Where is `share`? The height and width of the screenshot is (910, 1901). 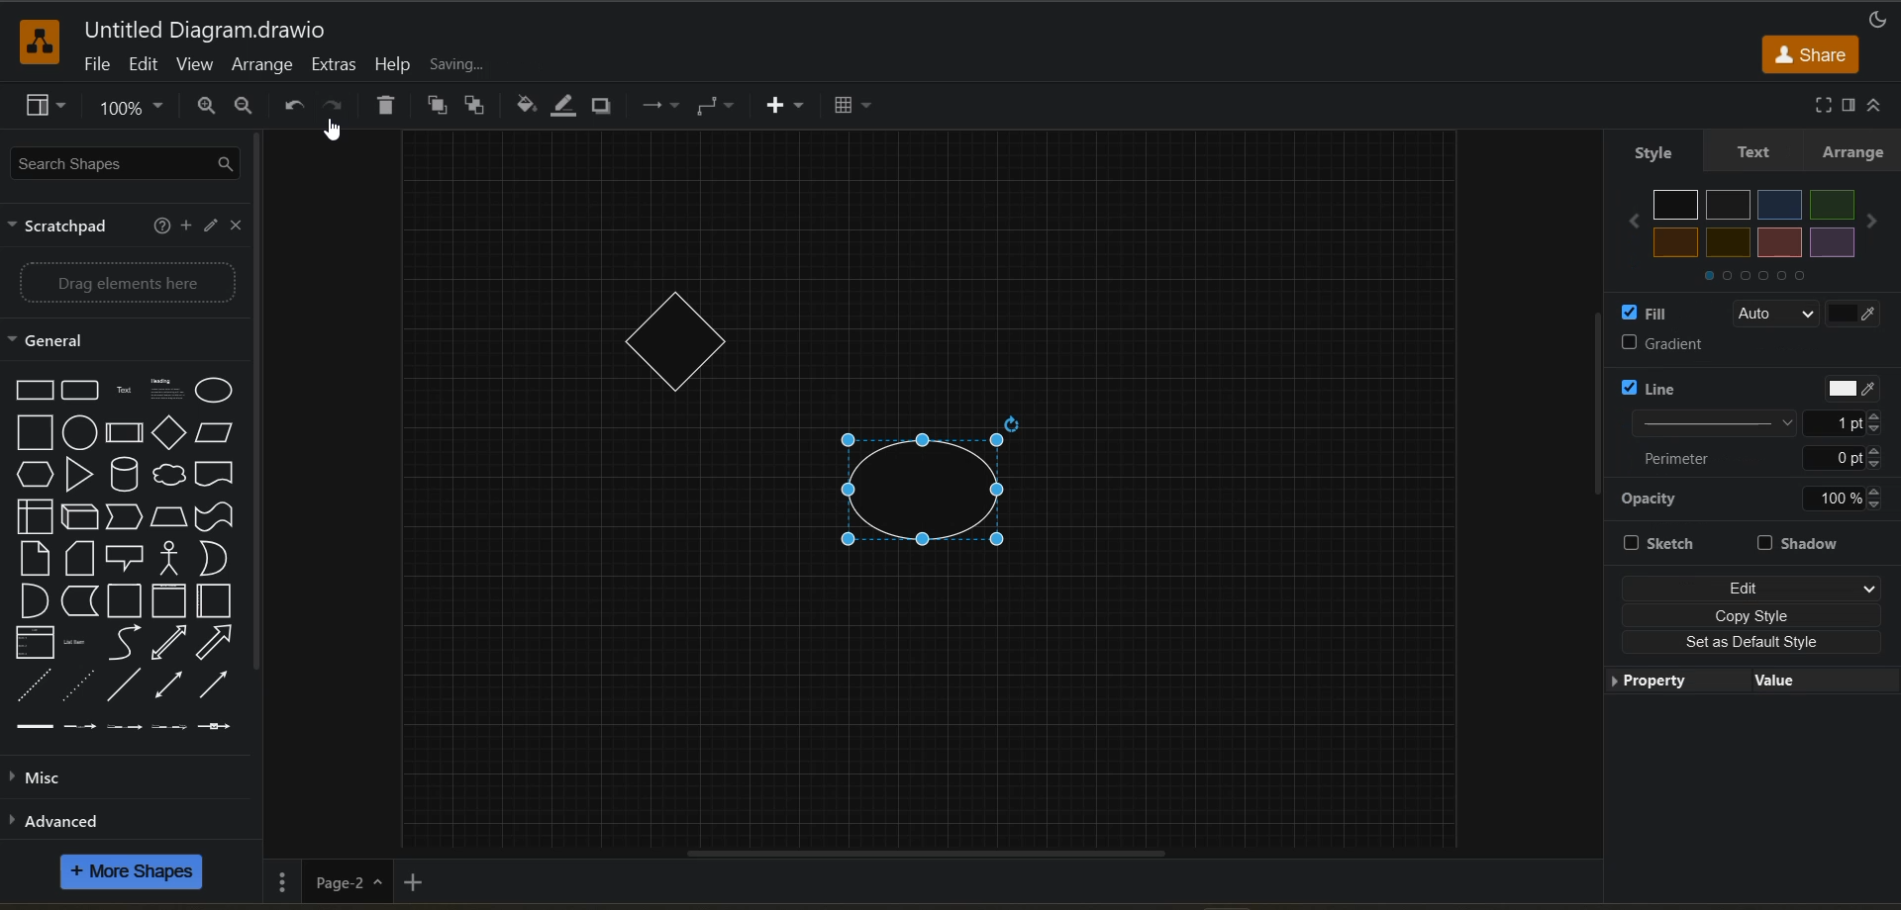
share is located at coordinates (1812, 52).